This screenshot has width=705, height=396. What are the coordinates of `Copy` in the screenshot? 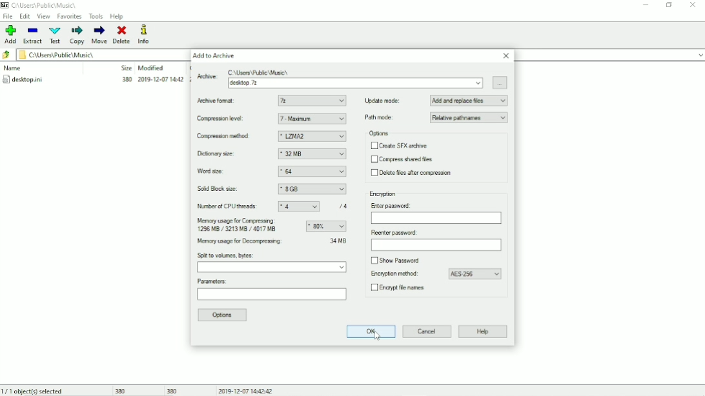 It's located at (78, 35).